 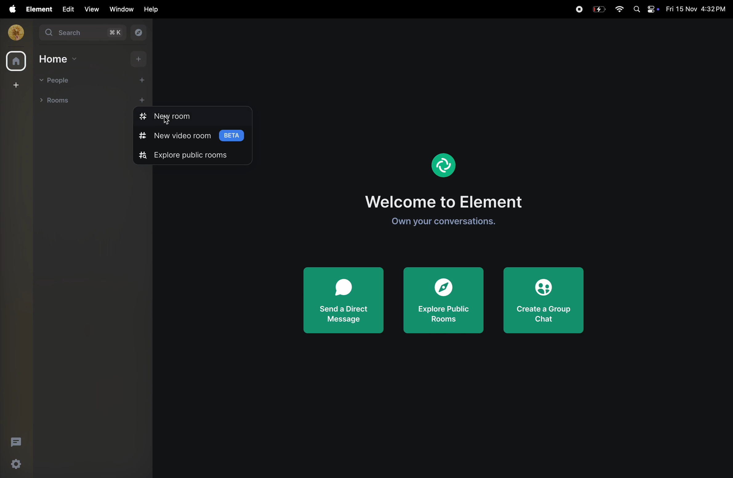 What do you see at coordinates (619, 10) in the screenshot?
I see `wifi` at bounding box center [619, 10].